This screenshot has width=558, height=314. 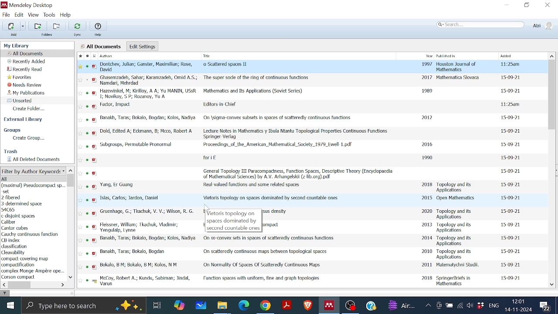 What do you see at coordinates (454, 214) in the screenshot?
I see `Published in` at bounding box center [454, 214].